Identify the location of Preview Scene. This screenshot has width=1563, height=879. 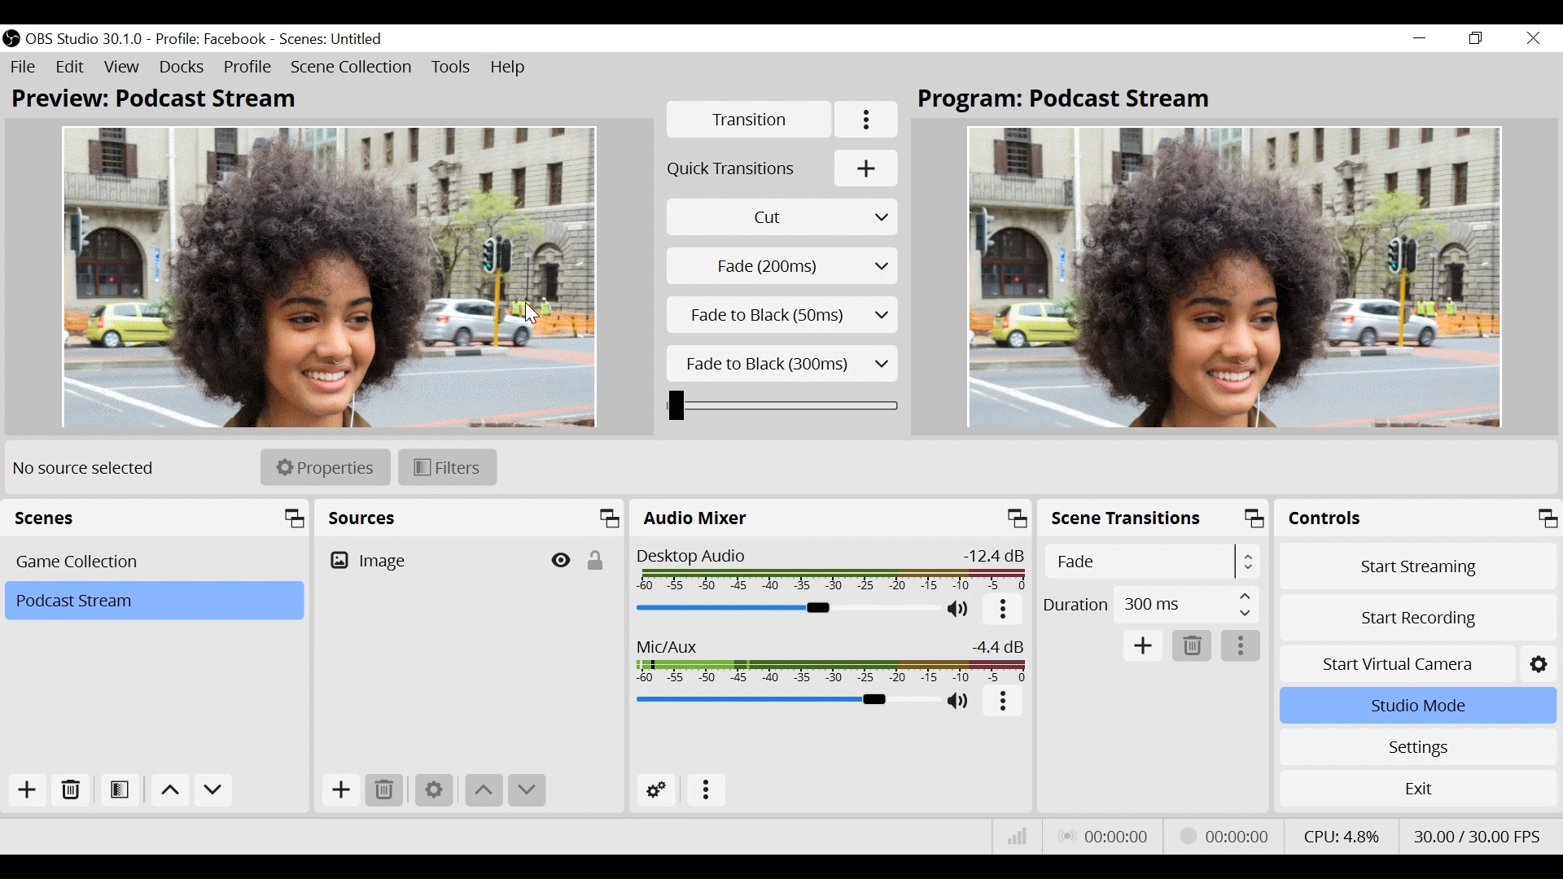
(331, 281).